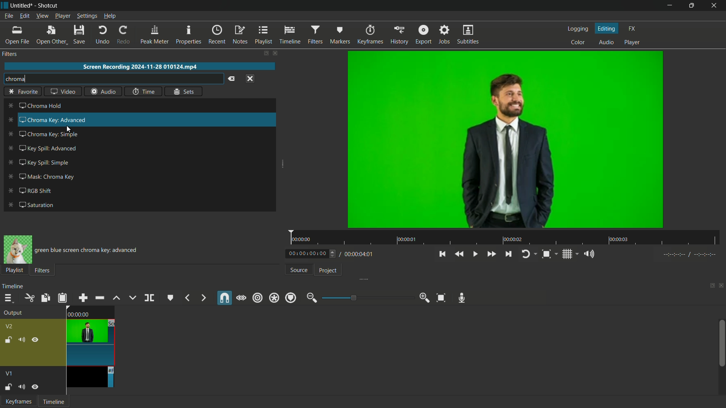  What do you see at coordinates (42, 16) in the screenshot?
I see `view menu` at bounding box center [42, 16].